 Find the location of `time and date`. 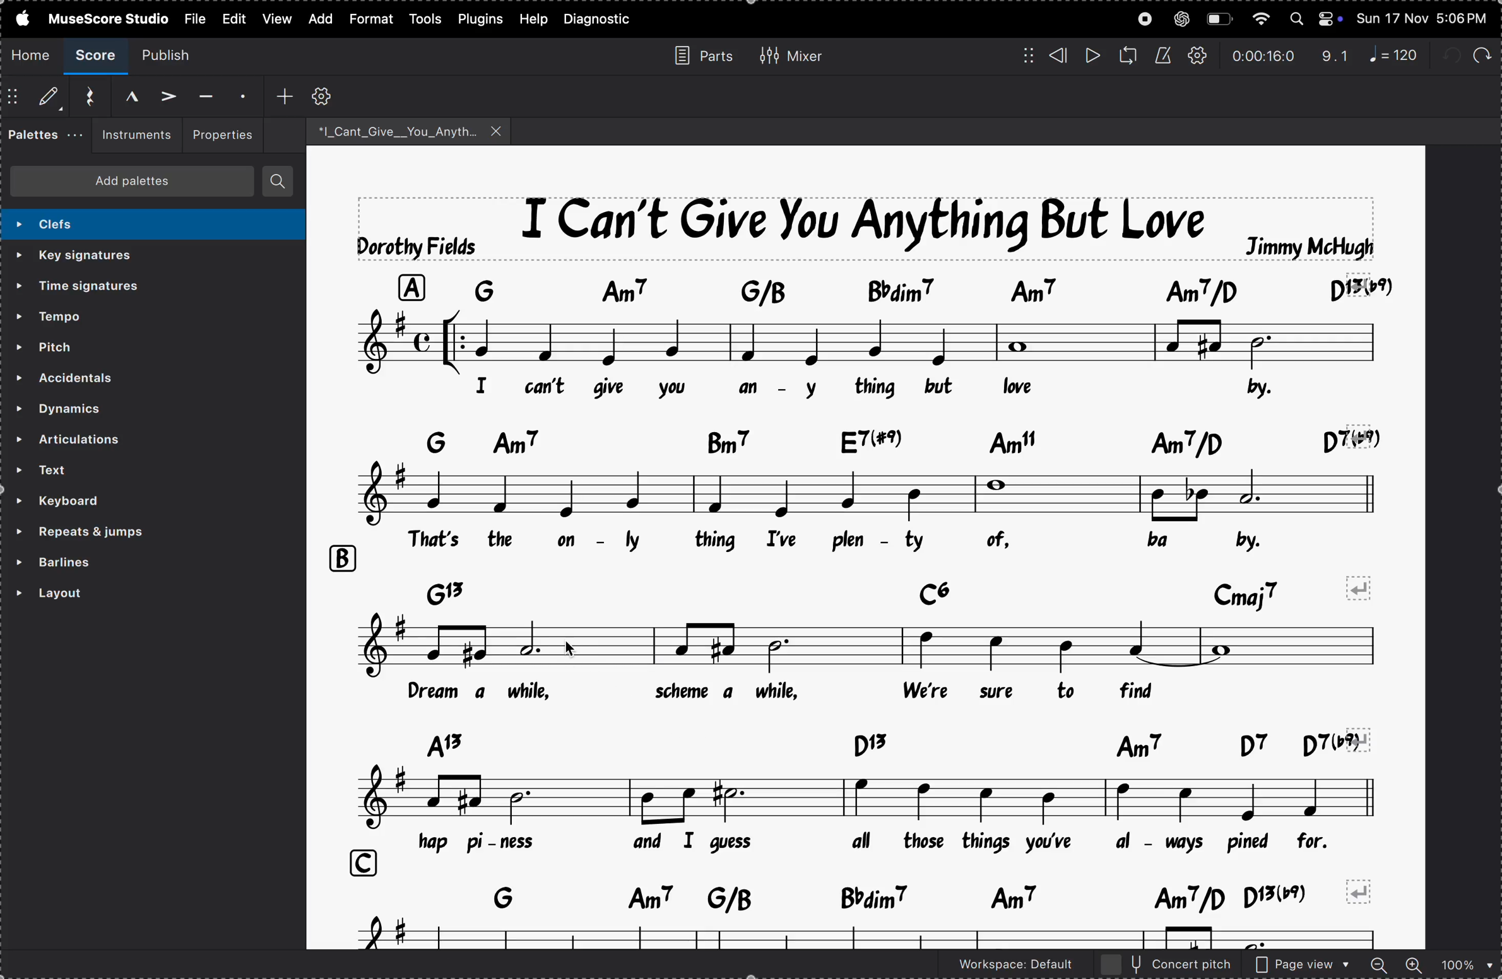

time and date is located at coordinates (1424, 16).